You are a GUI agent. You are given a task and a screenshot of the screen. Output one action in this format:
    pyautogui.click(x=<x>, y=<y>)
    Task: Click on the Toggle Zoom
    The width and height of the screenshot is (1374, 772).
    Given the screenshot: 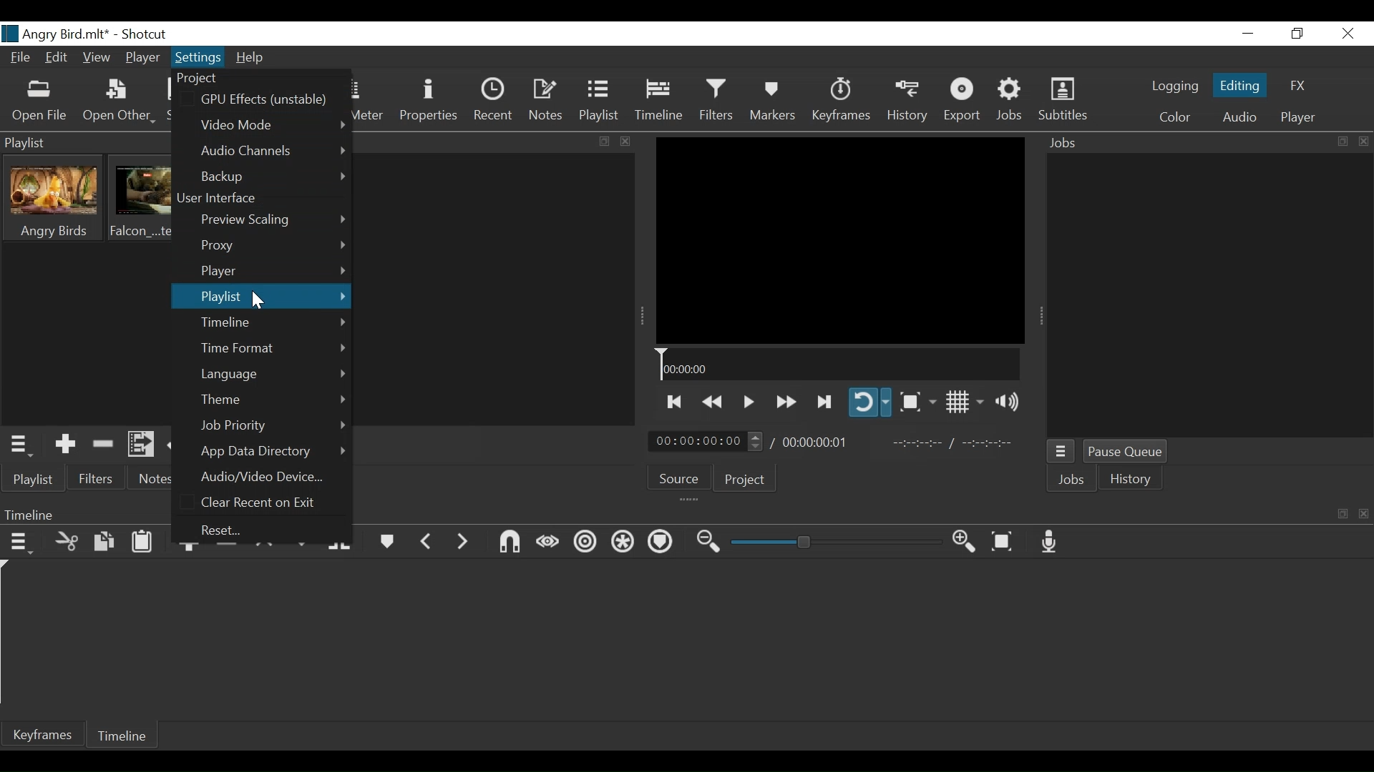 What is the action you would take?
    pyautogui.click(x=916, y=402)
    